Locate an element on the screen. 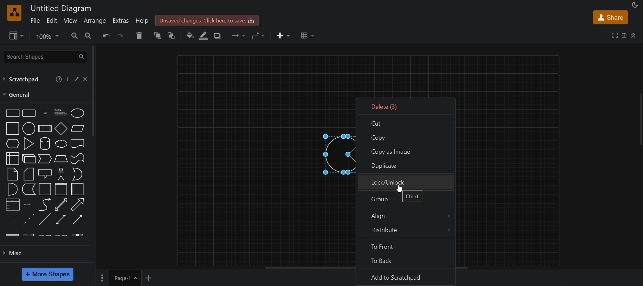  ellipse is located at coordinates (77, 113).